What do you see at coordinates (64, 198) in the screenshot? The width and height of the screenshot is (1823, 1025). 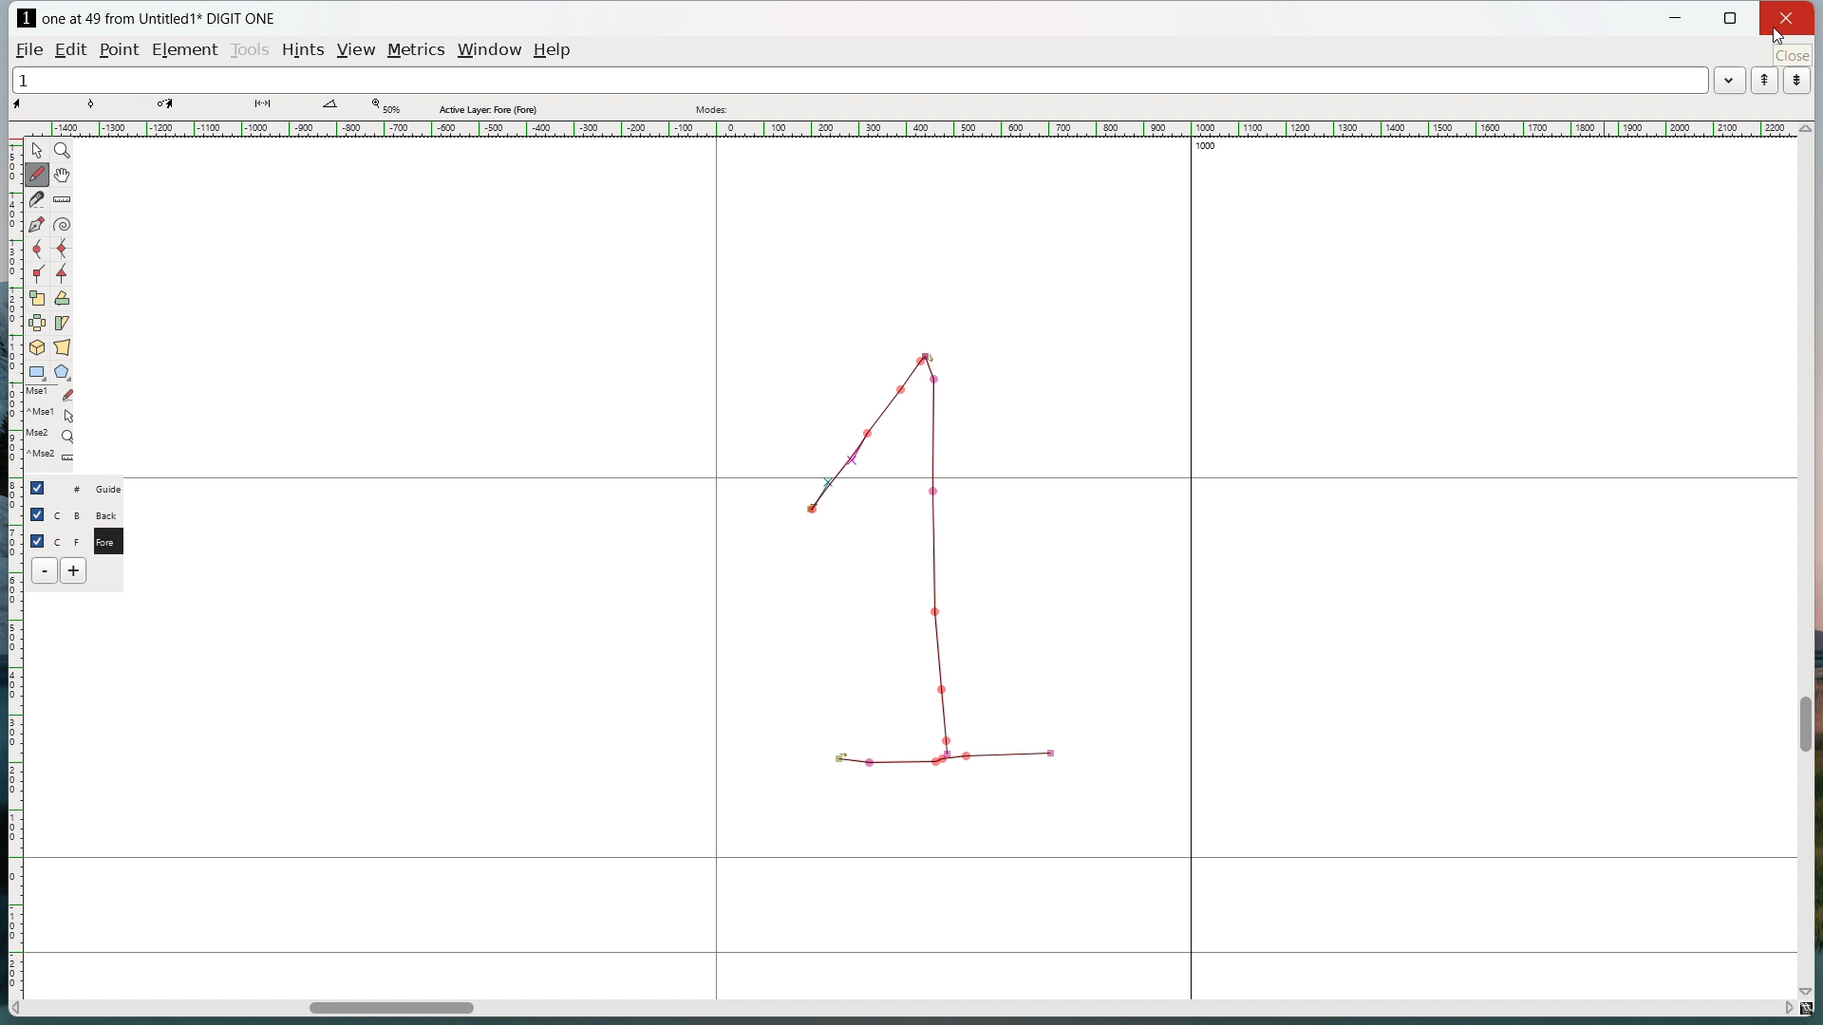 I see `measure distance or angle` at bounding box center [64, 198].